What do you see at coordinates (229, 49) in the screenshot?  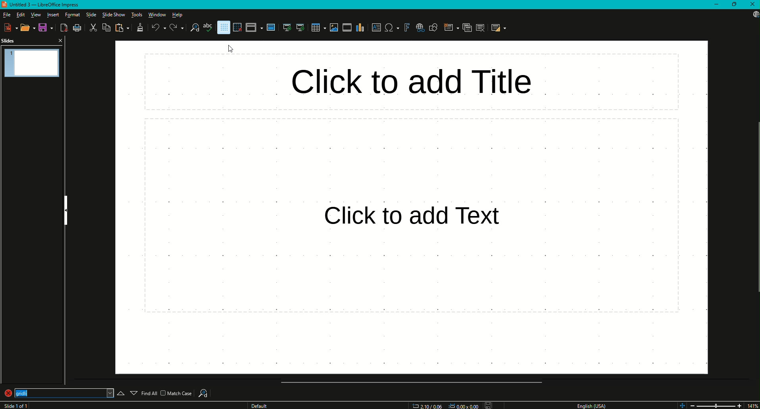 I see `Cursor` at bounding box center [229, 49].